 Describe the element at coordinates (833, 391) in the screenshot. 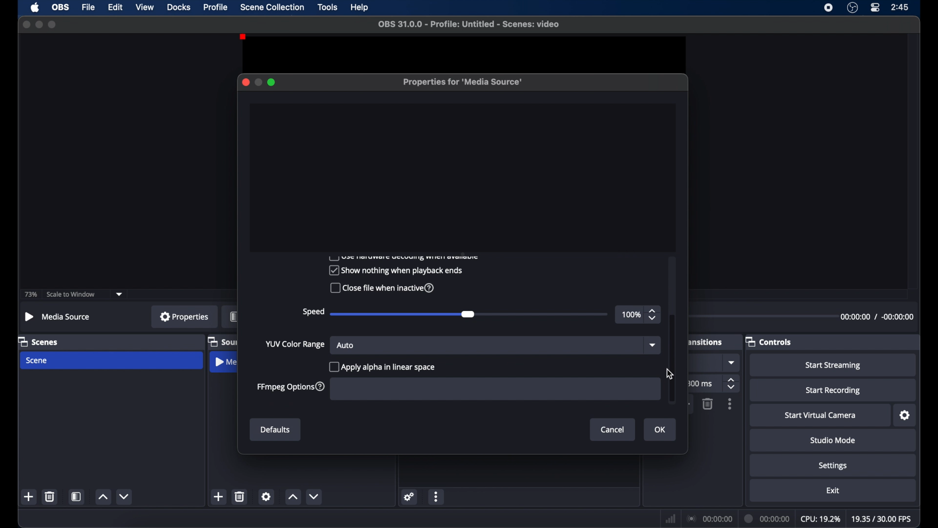

I see `start recording` at that location.